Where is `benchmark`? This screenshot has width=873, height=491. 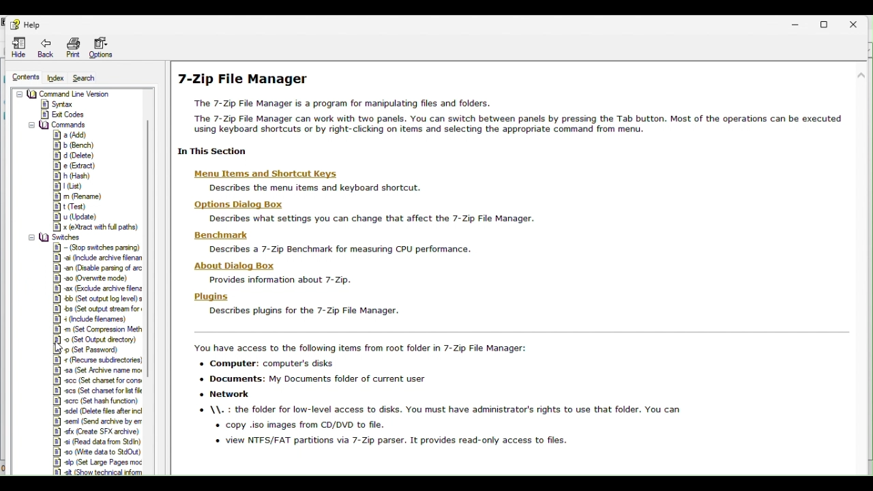
benchmark is located at coordinates (224, 236).